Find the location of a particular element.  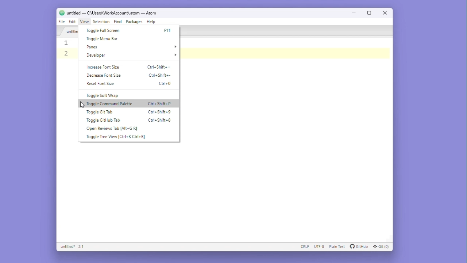

ctrl+shift+= is located at coordinates (160, 67).